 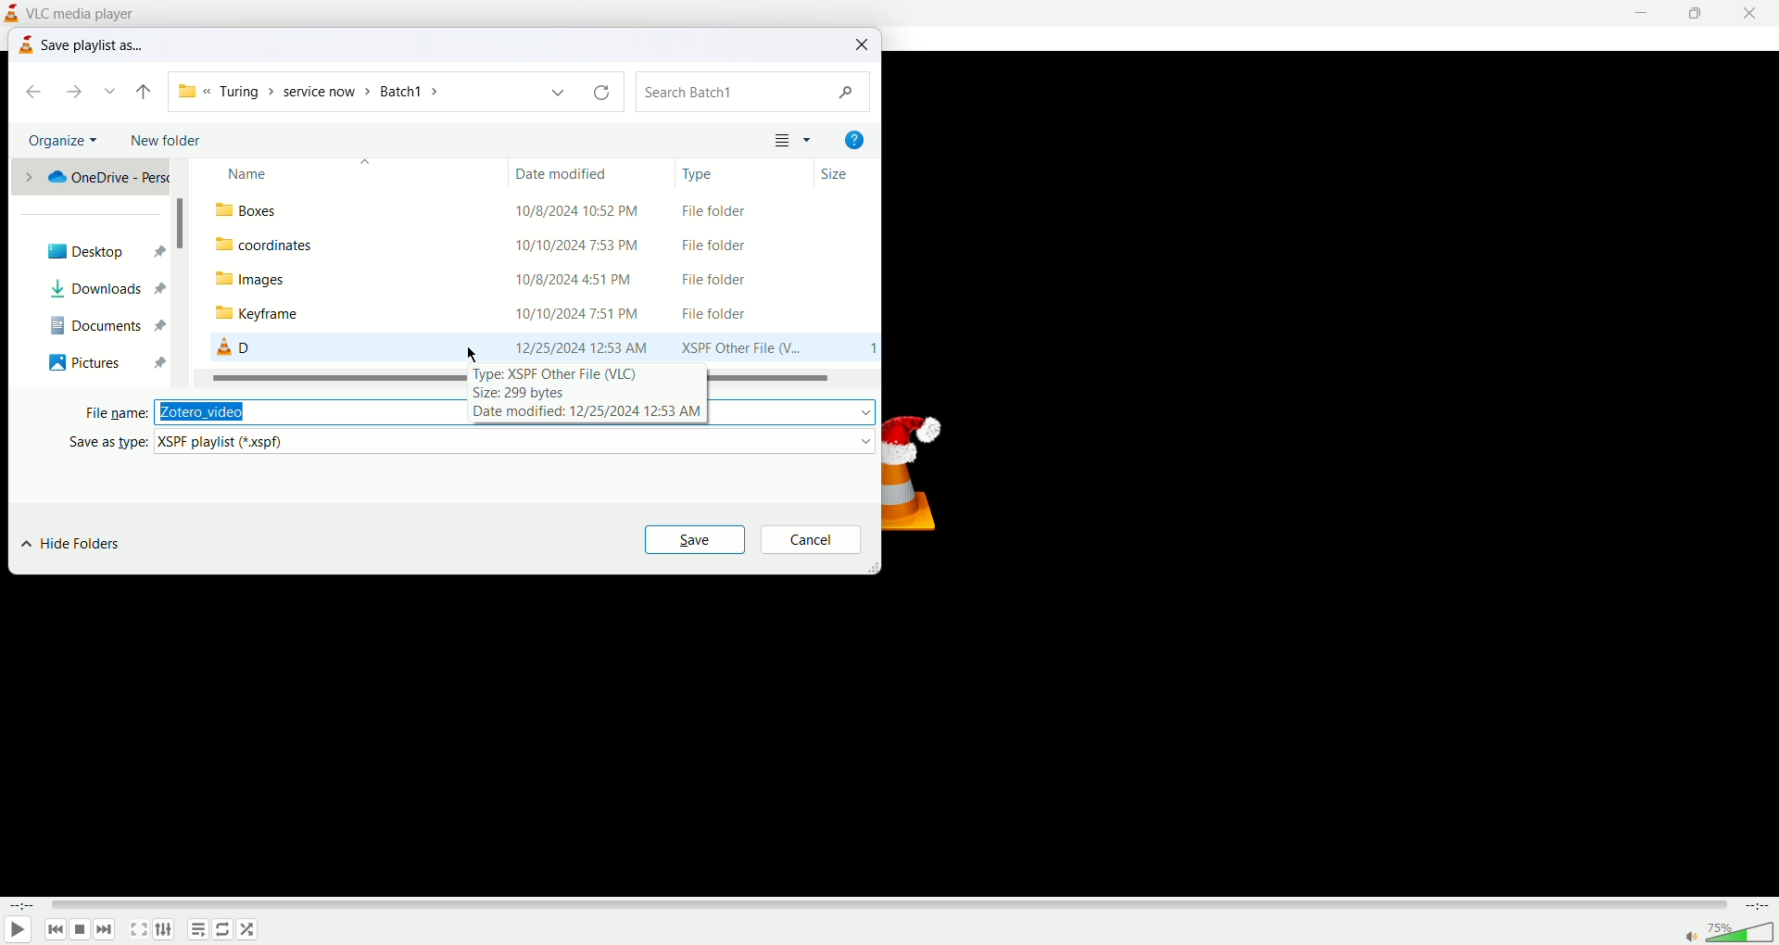 What do you see at coordinates (85, 360) in the screenshot?
I see `pictures` at bounding box center [85, 360].